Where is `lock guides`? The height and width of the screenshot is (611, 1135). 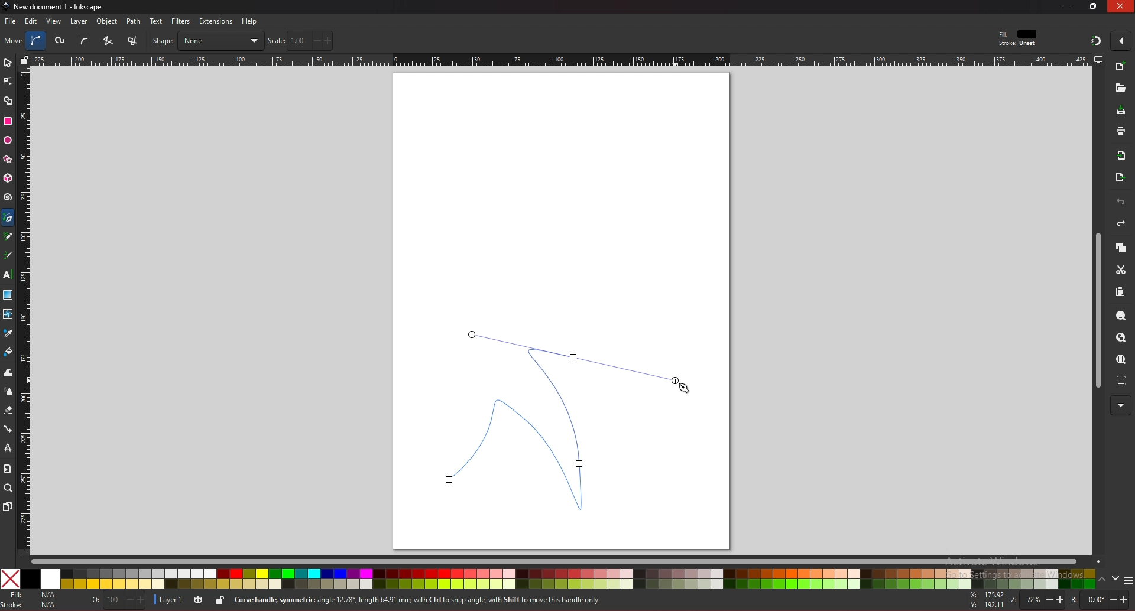 lock guides is located at coordinates (24, 60).